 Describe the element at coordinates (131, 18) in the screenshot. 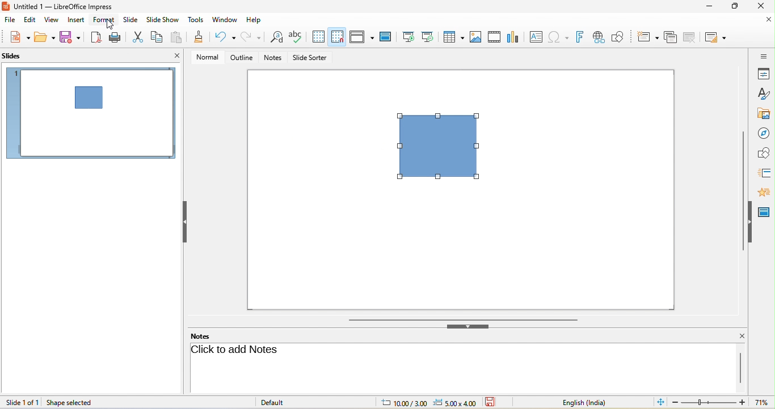

I see `slide` at that location.